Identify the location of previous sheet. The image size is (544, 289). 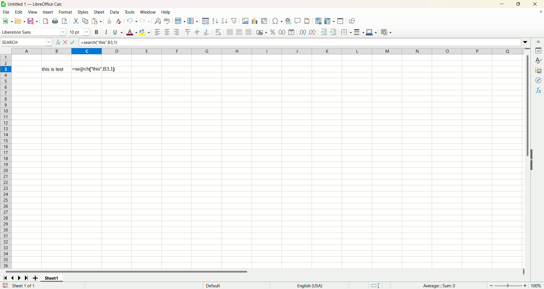
(13, 278).